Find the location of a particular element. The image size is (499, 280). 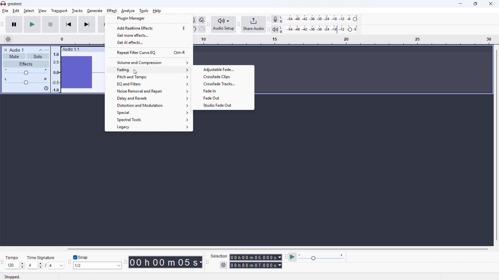

selection is located at coordinates (219, 256).